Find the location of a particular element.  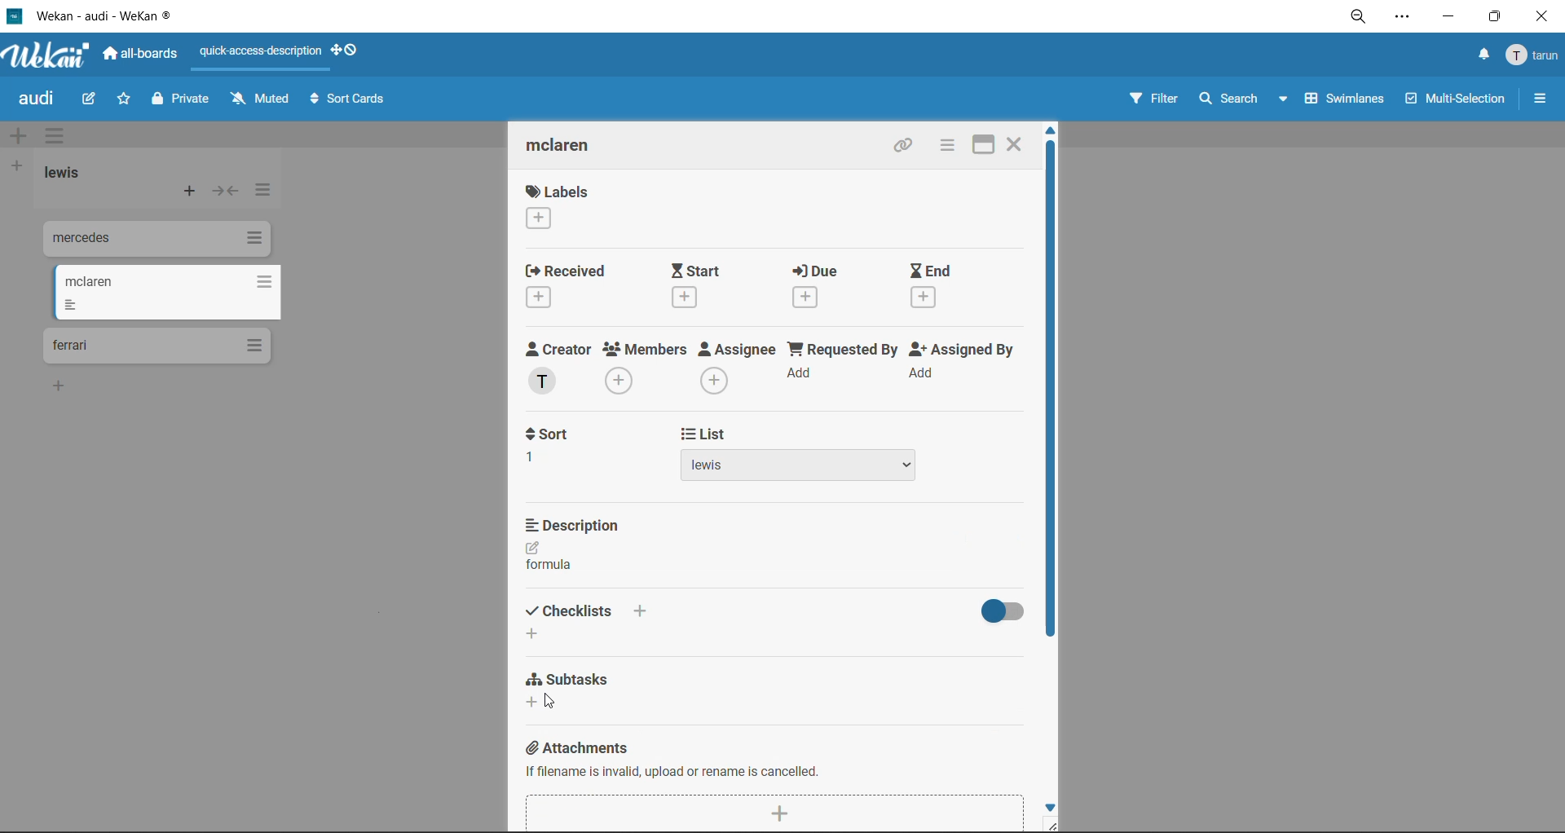

board title is located at coordinates (40, 99).